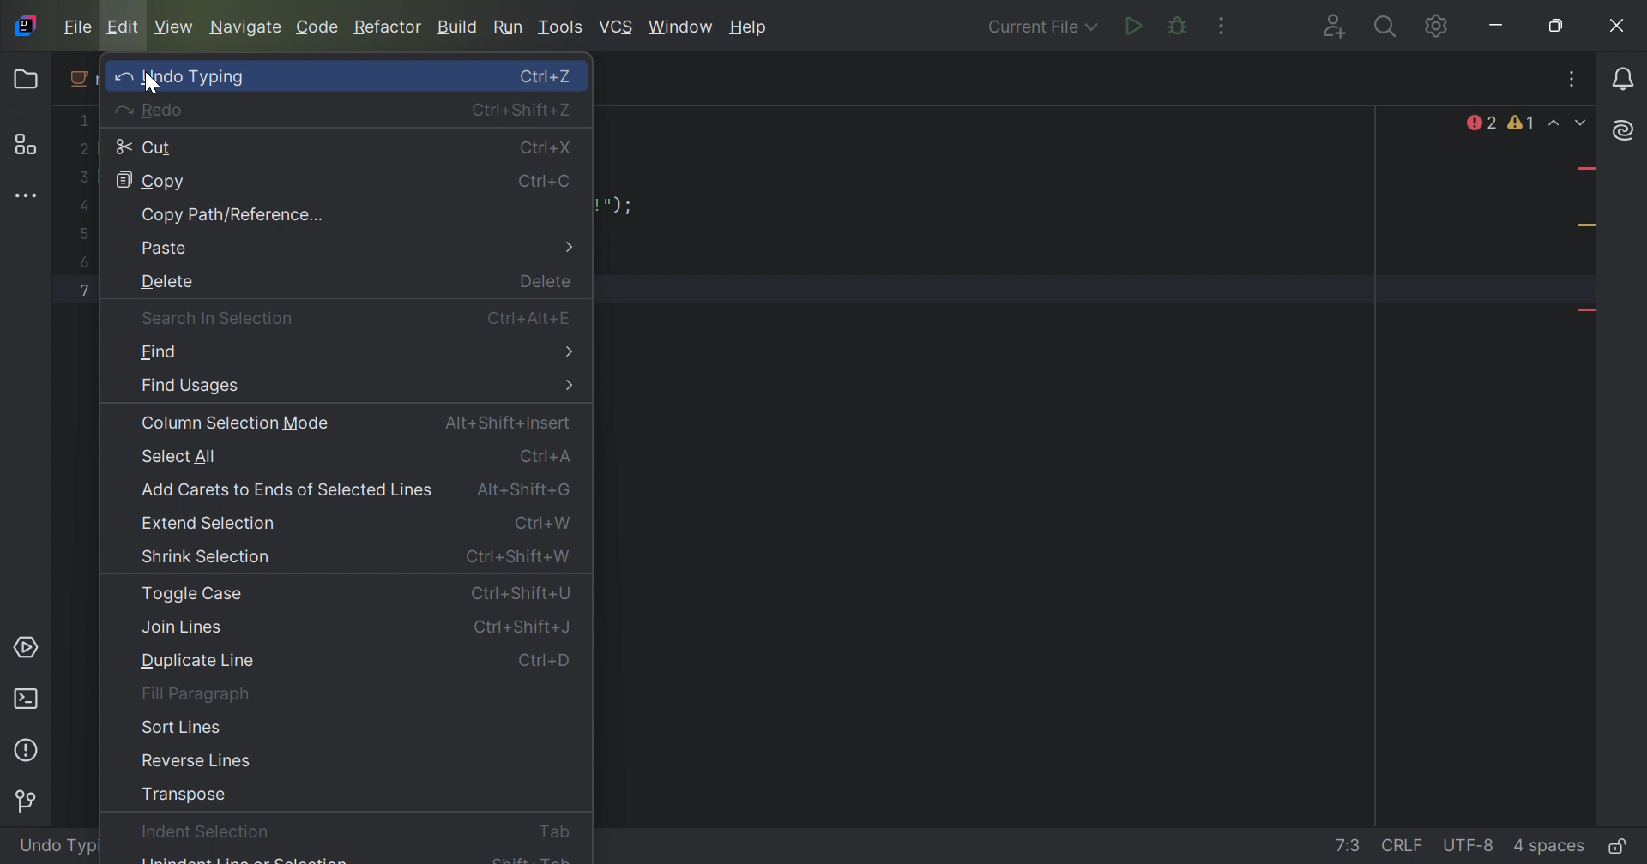 This screenshot has height=864, width=1647. I want to click on program text, so click(618, 206).